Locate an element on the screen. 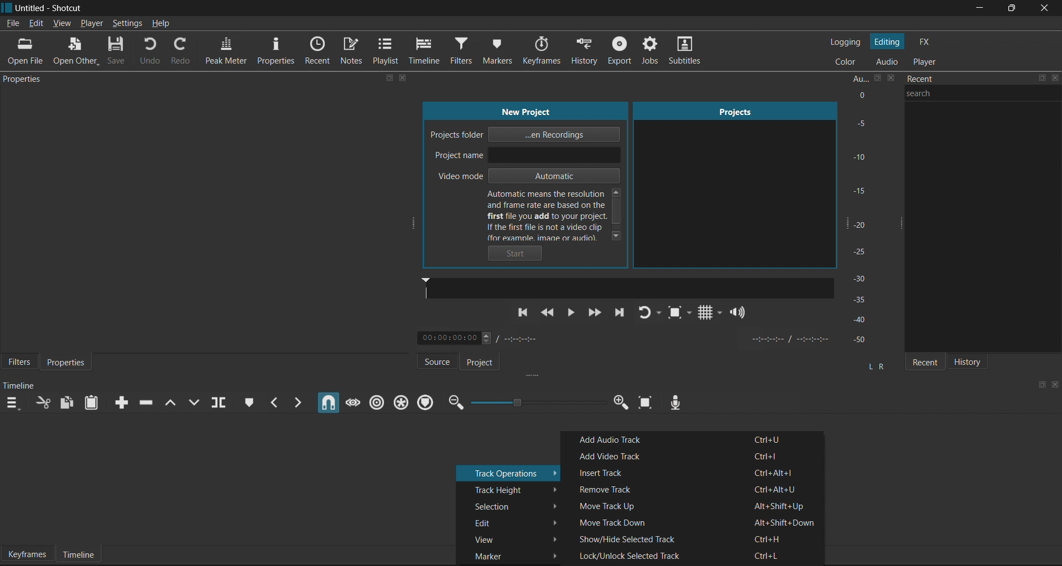 The width and height of the screenshot is (1062, 566). search is located at coordinates (986, 99).